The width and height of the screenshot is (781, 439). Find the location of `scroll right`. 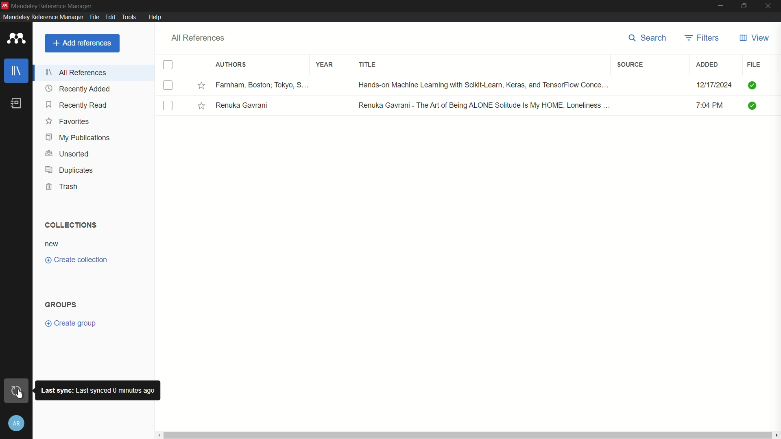

scroll right is located at coordinates (776, 435).